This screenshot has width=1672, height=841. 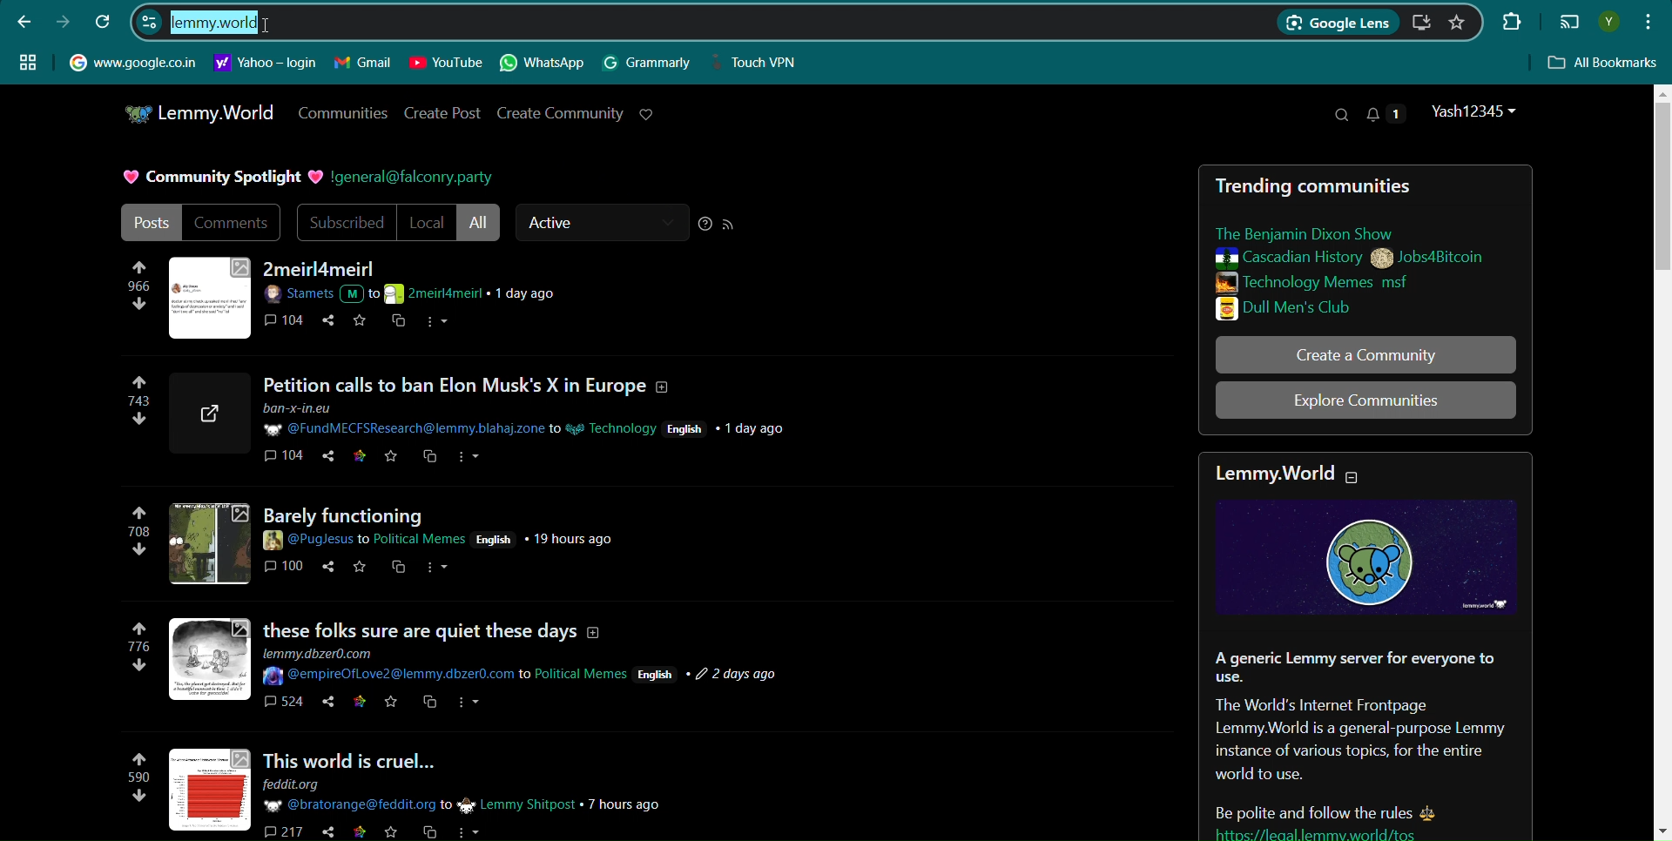 What do you see at coordinates (420, 294) in the screenshot?
I see `Stamets M to 2 meirl4meirl 1 day ago` at bounding box center [420, 294].